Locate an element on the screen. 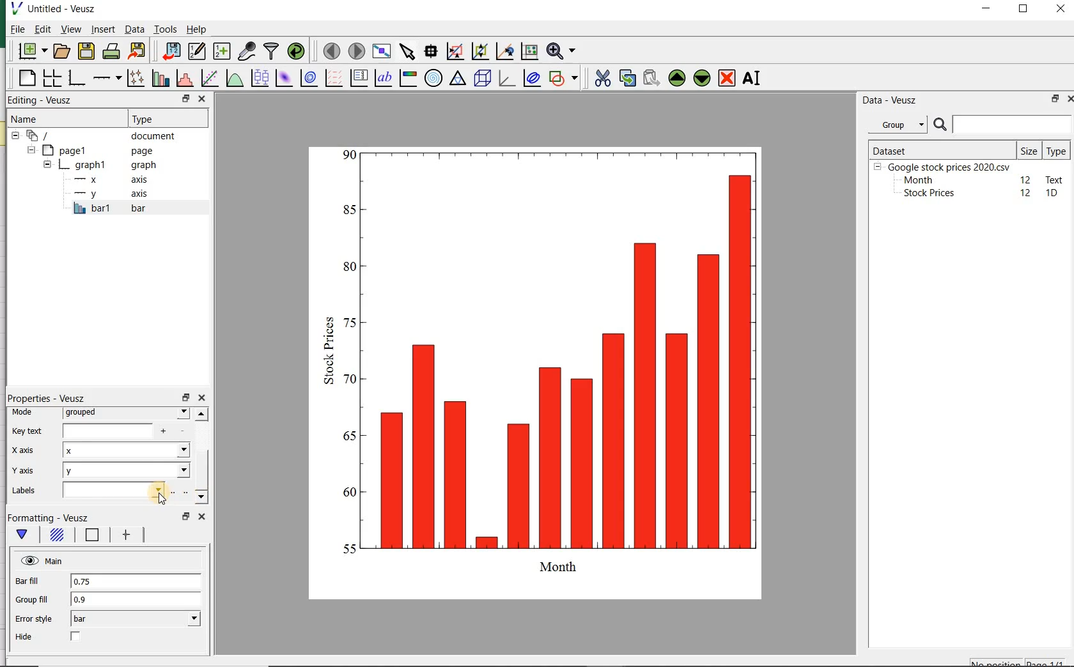  restore is located at coordinates (185, 516).